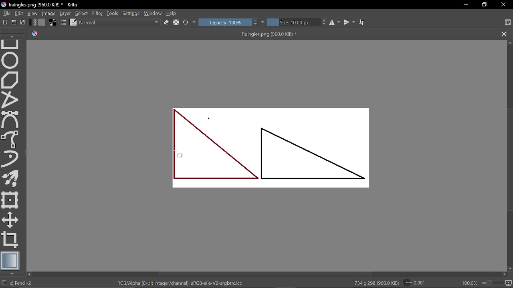 The width and height of the screenshot is (513, 288). What do you see at coordinates (485, 4) in the screenshot?
I see `restore down` at bounding box center [485, 4].